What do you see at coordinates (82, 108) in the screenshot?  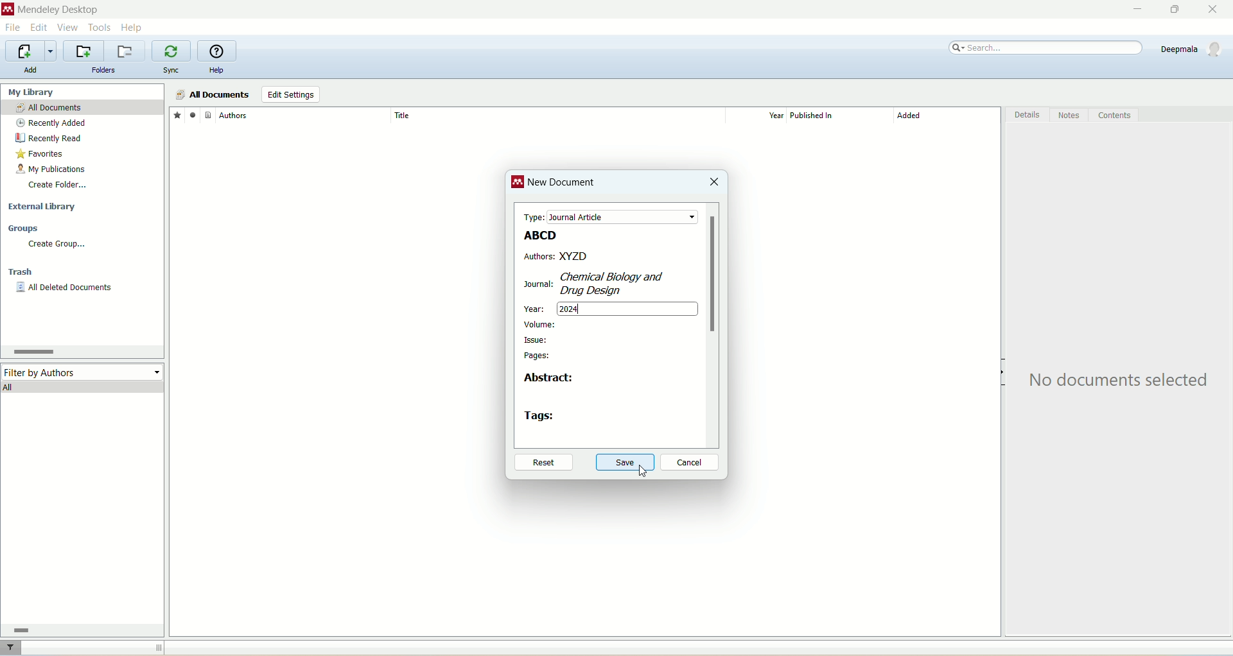 I see `all documents` at bounding box center [82, 108].